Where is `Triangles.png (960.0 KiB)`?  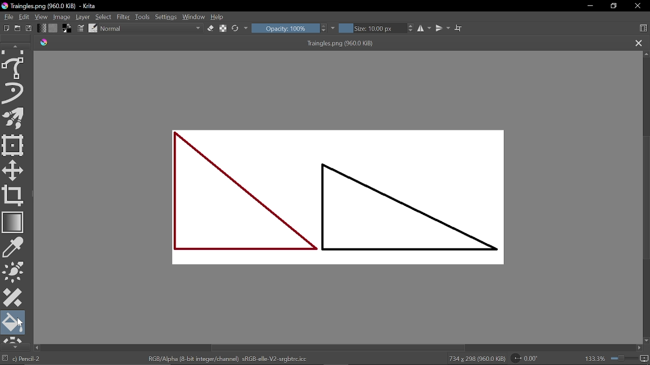
Triangles.png (960.0 KiB) is located at coordinates (344, 44).